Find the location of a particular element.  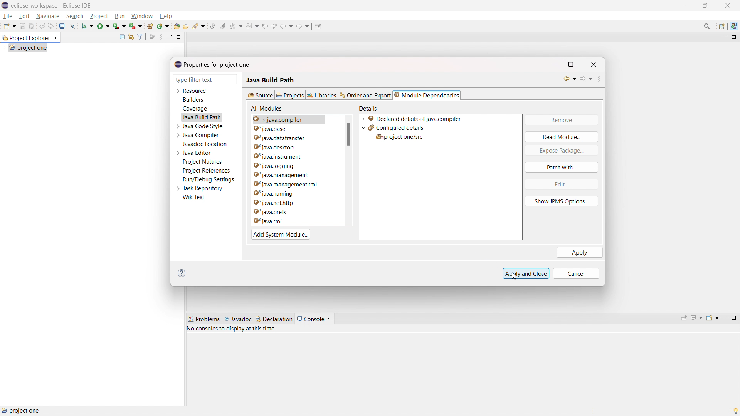

no consoles to display at this time.  is located at coordinates (233, 330).